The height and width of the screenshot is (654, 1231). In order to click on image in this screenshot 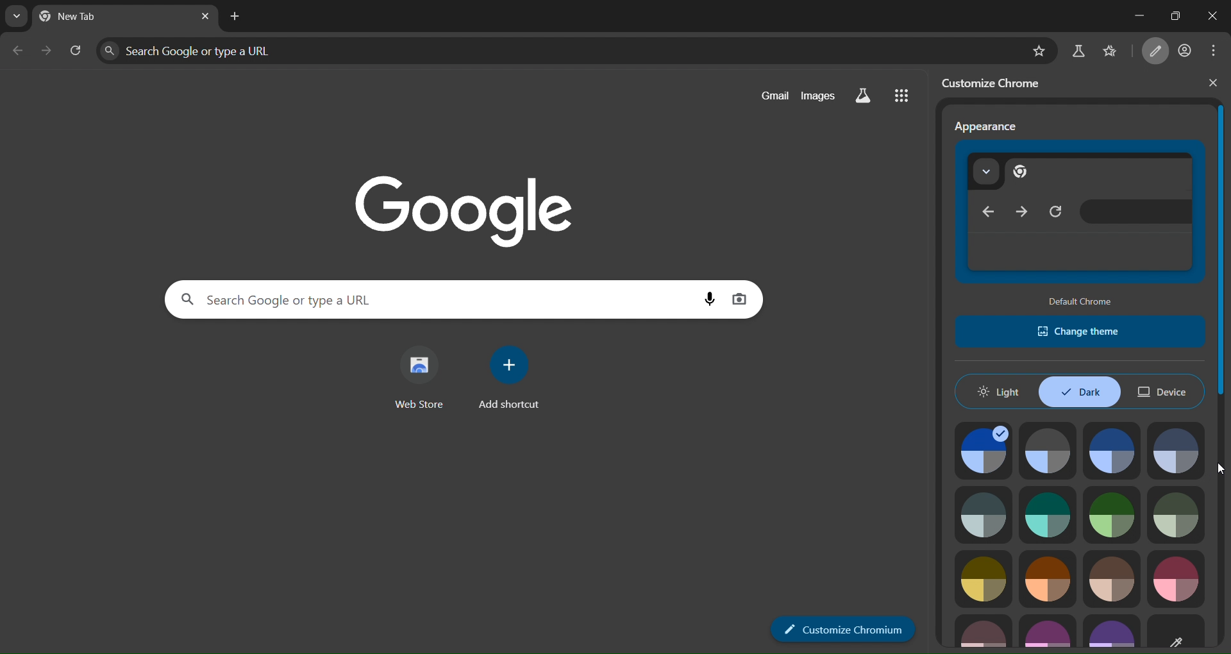, I will do `click(984, 450)`.